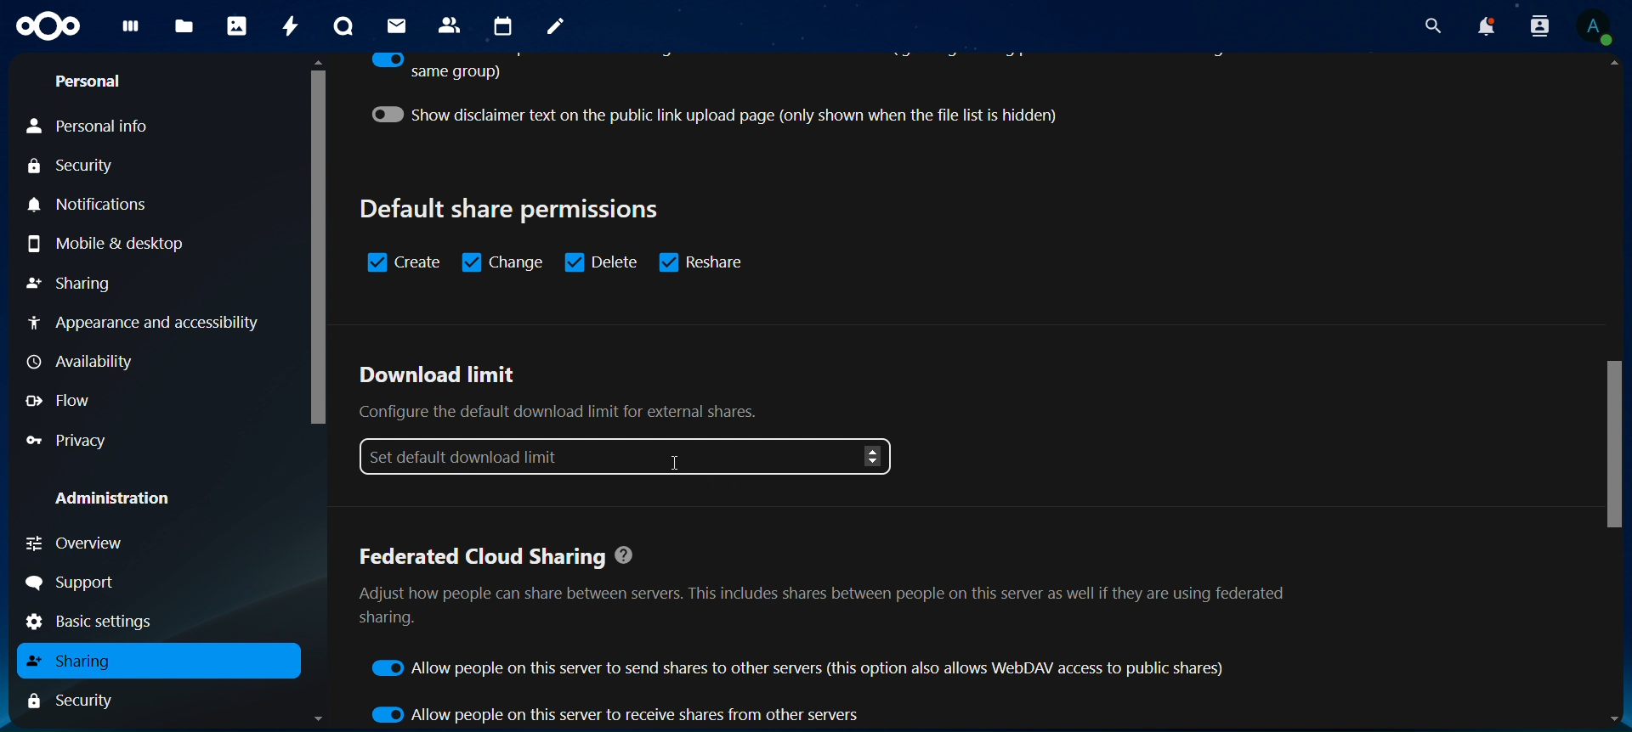 The image size is (1632, 732). Describe the element at coordinates (347, 25) in the screenshot. I see `talk` at that location.